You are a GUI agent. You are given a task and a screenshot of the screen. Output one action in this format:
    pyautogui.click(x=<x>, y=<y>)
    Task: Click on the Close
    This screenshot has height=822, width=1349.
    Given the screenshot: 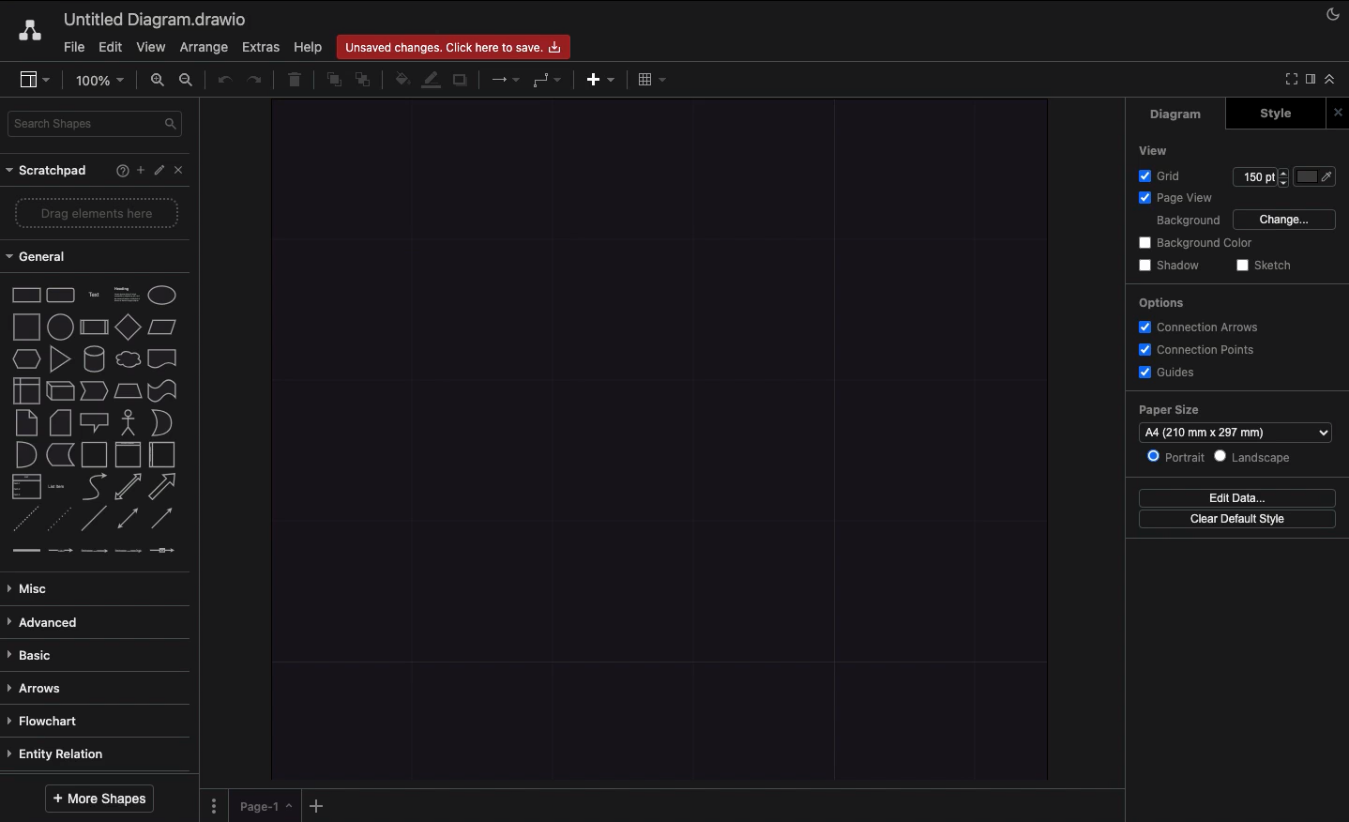 What is the action you would take?
    pyautogui.click(x=1336, y=111)
    